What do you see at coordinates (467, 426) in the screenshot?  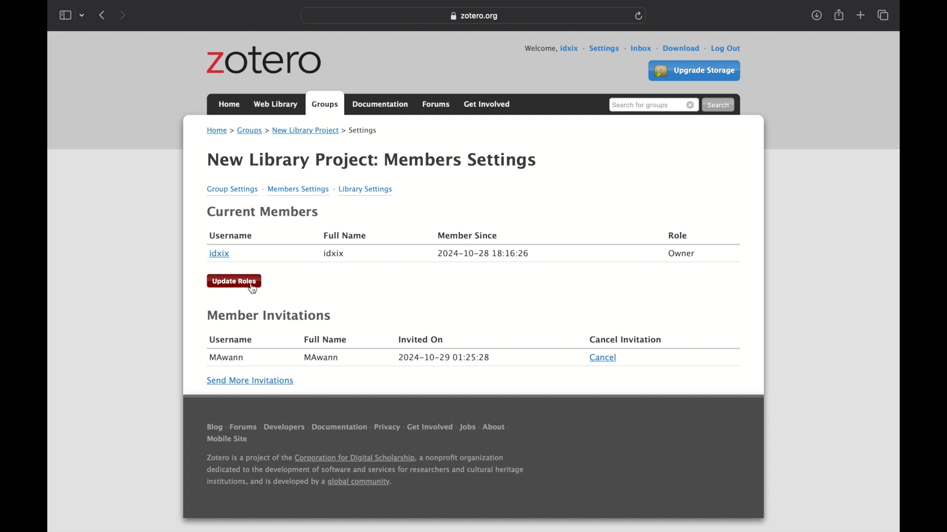 I see `jobs` at bounding box center [467, 426].